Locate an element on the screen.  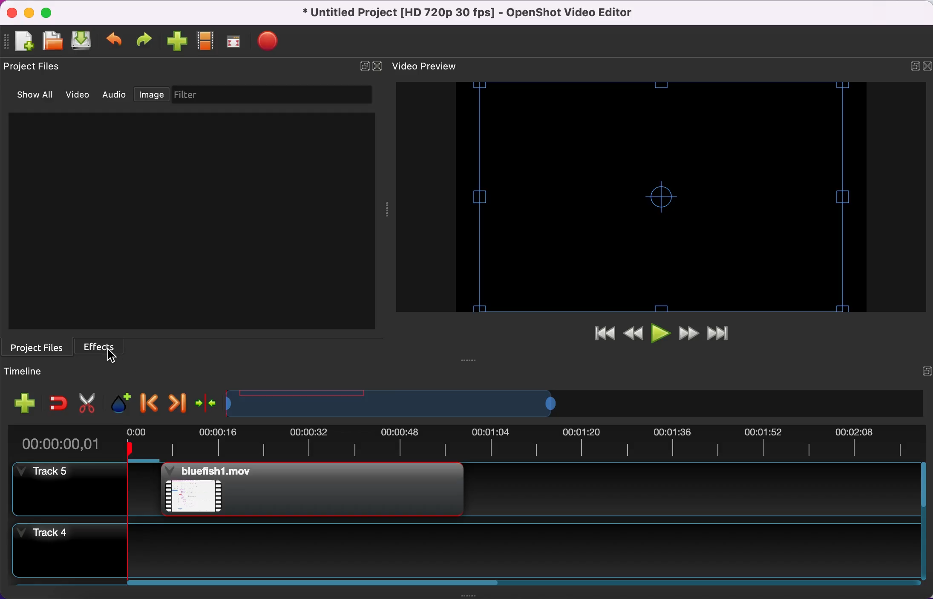
timeline is located at coordinates (41, 373).